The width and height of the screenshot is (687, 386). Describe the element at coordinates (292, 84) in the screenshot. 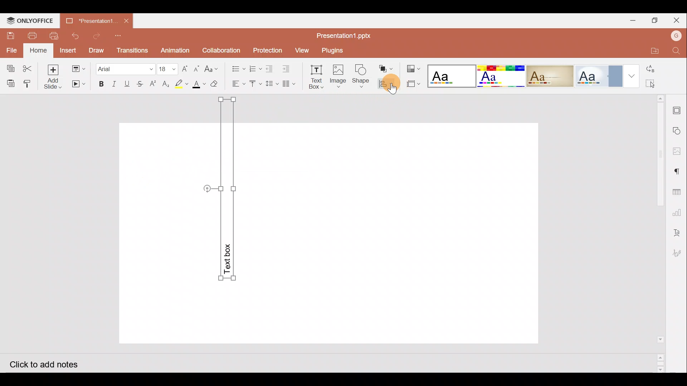

I see `Insert columns` at that location.